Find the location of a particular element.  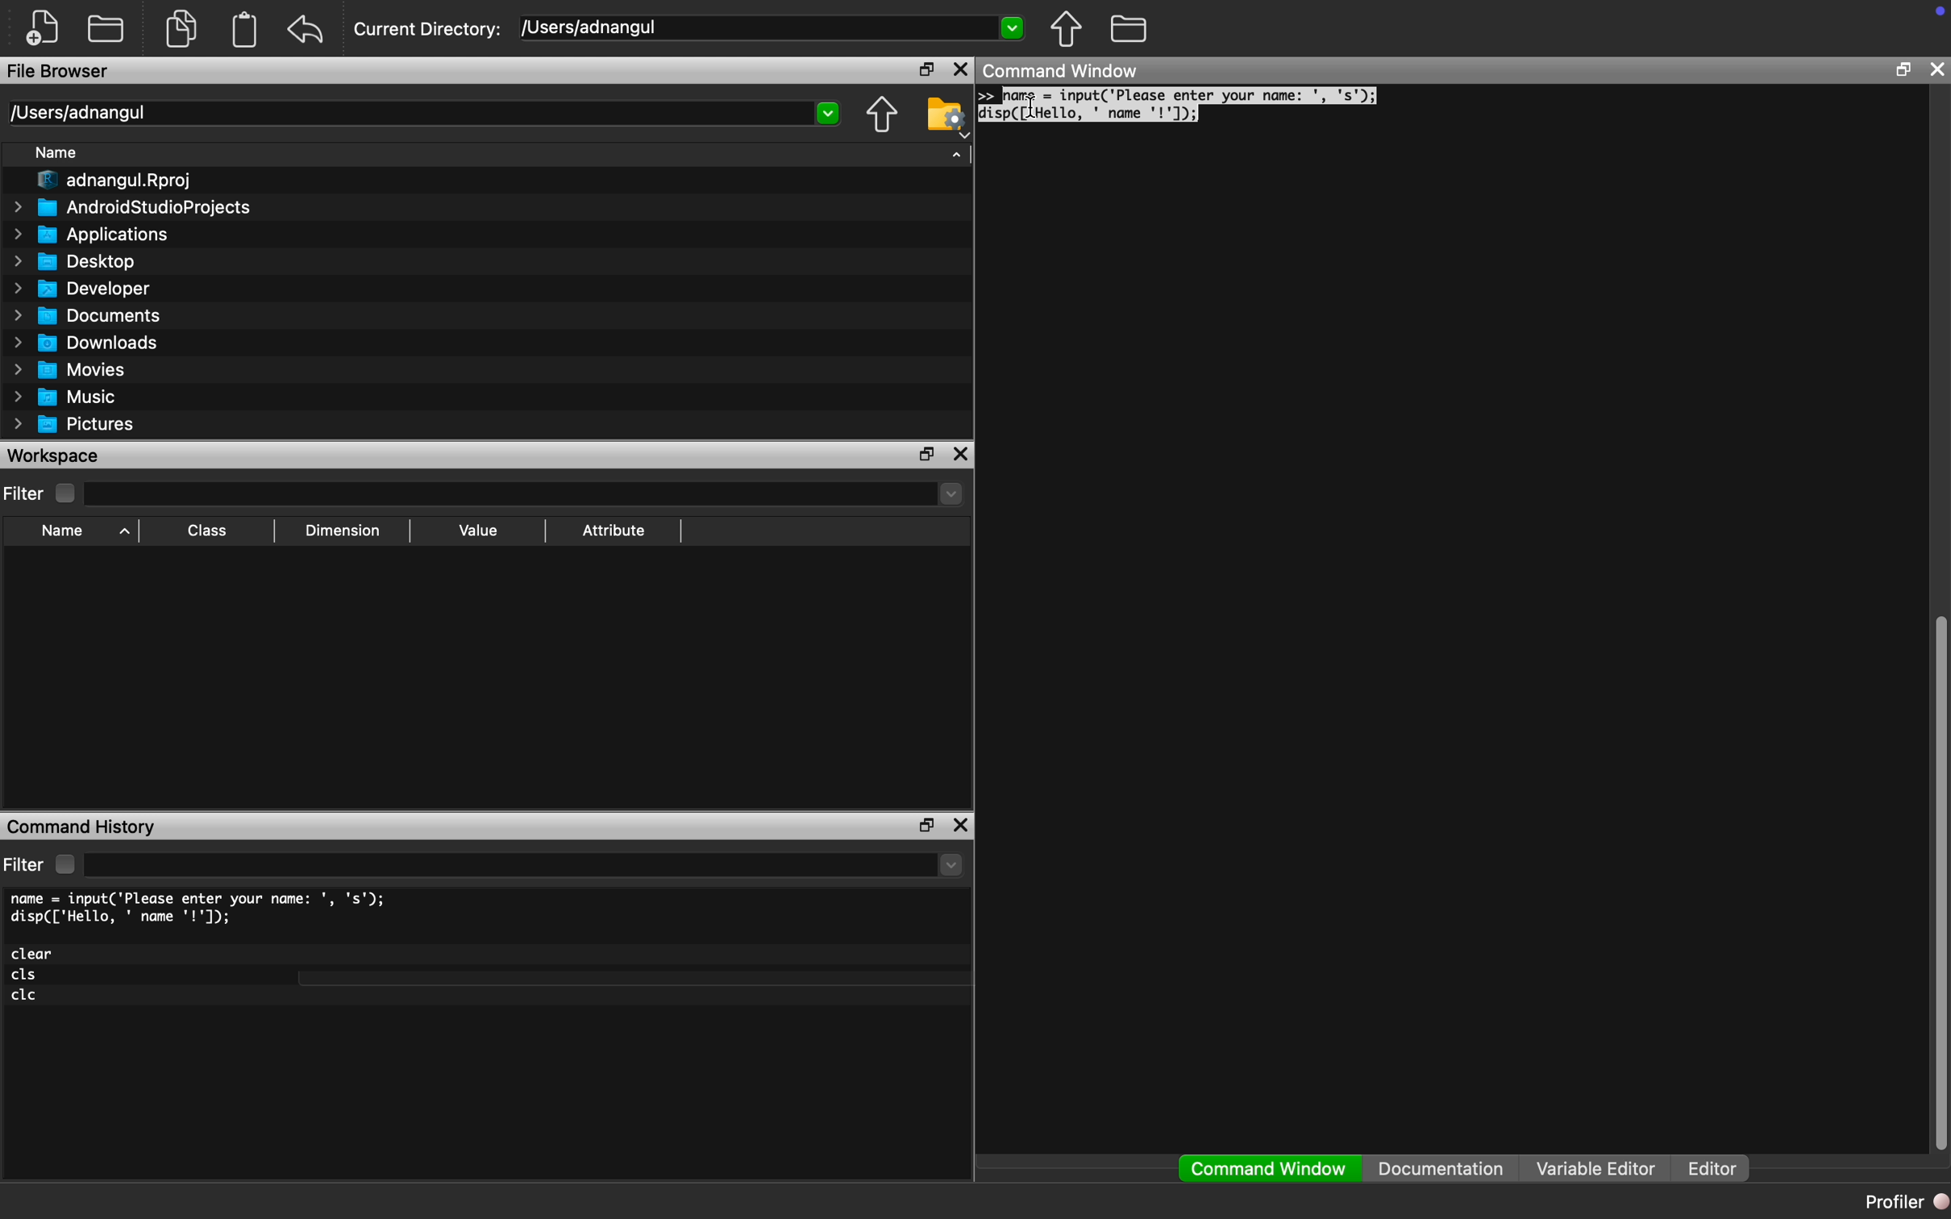

maximize is located at coordinates (924, 826).